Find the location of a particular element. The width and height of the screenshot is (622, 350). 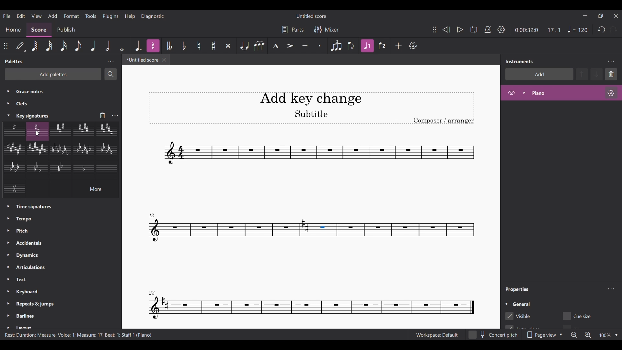

Current selection highlighted is located at coordinates (8, 115).